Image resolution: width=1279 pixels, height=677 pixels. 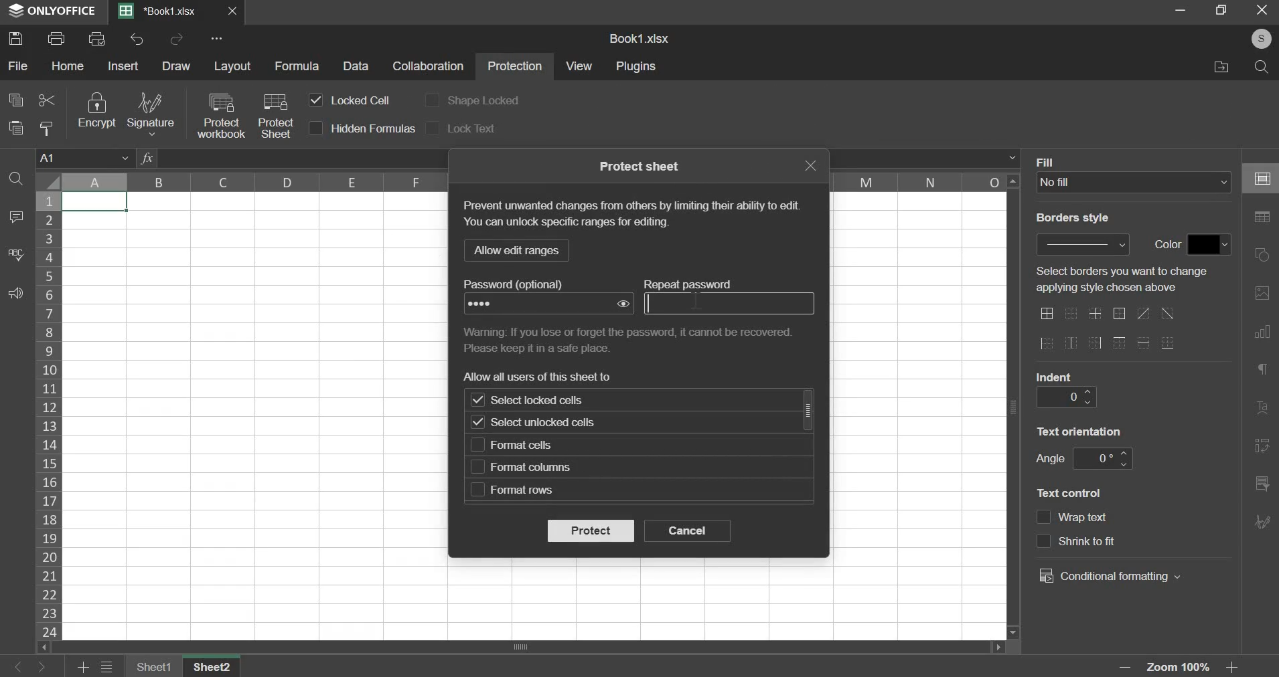 What do you see at coordinates (1044, 518) in the screenshot?
I see `checkbox` at bounding box center [1044, 518].